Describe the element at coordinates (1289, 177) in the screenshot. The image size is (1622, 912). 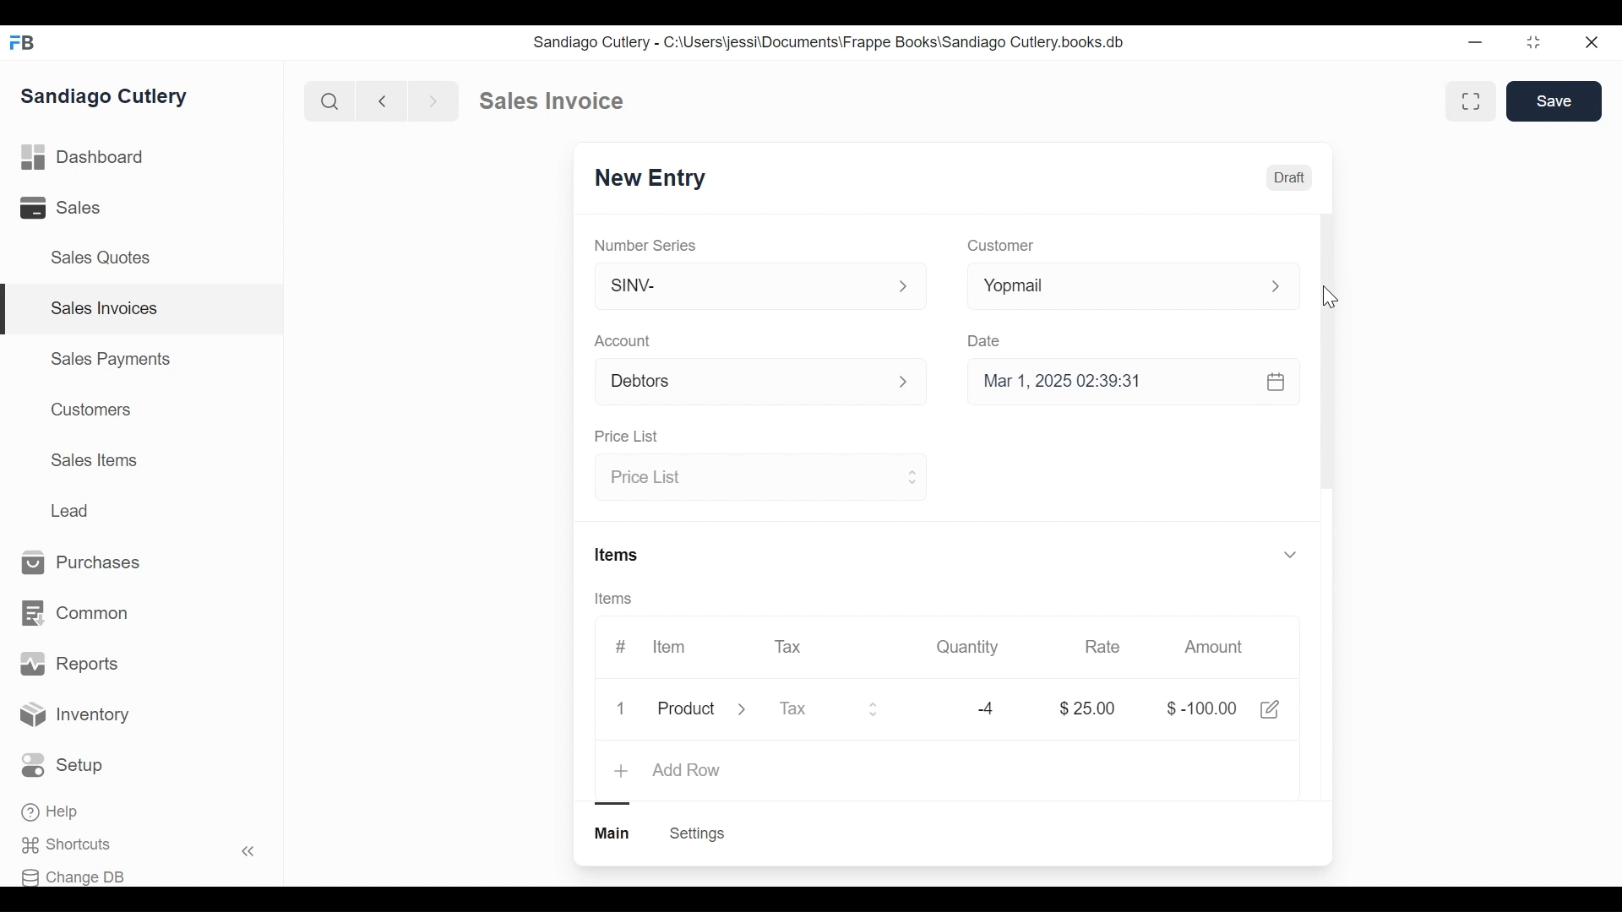
I see `Draft` at that location.